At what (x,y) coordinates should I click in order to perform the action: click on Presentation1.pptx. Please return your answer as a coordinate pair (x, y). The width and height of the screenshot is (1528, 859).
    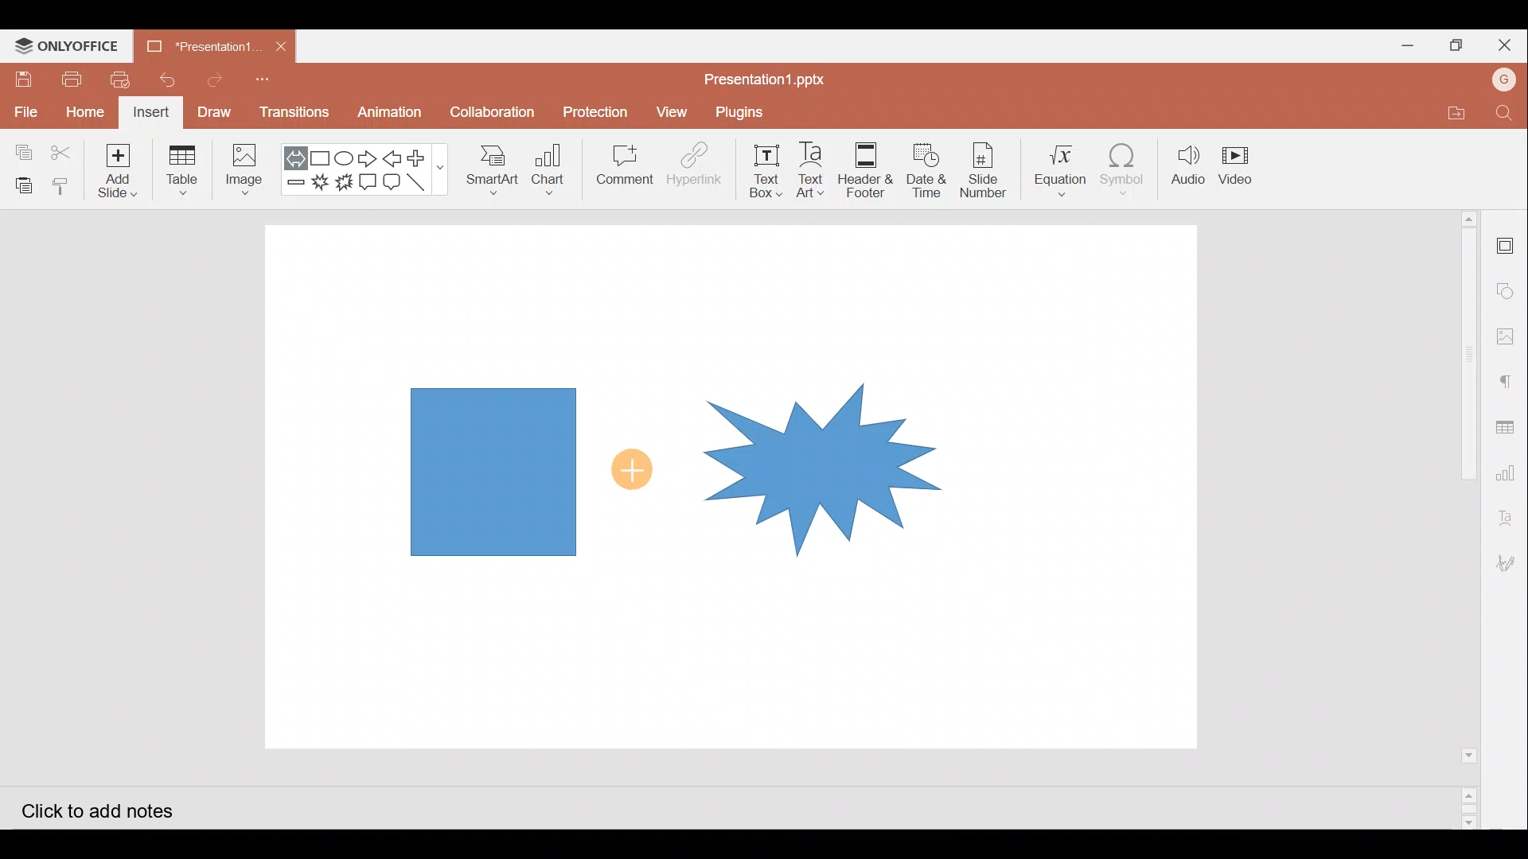
    Looking at the image, I should click on (765, 78).